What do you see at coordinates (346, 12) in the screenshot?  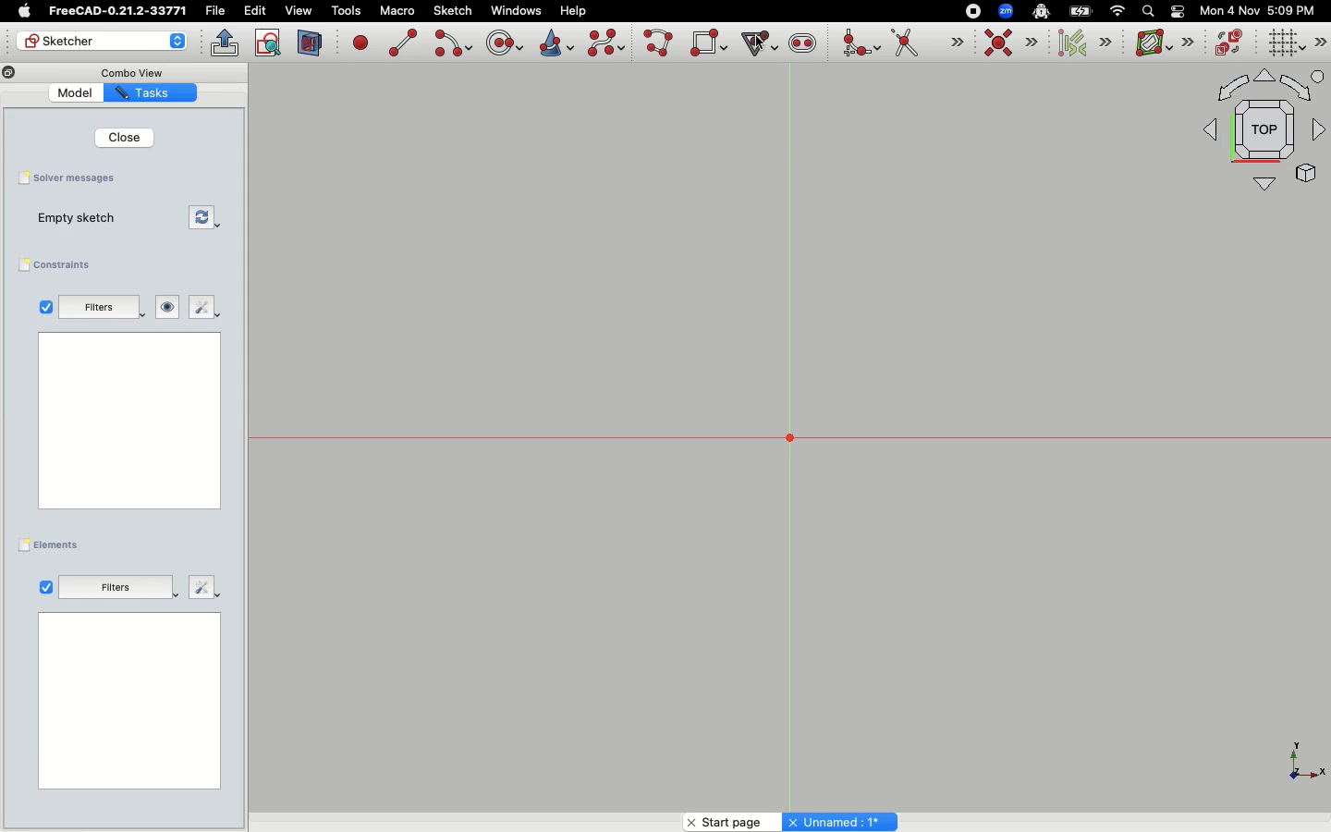 I see `Tools` at bounding box center [346, 12].